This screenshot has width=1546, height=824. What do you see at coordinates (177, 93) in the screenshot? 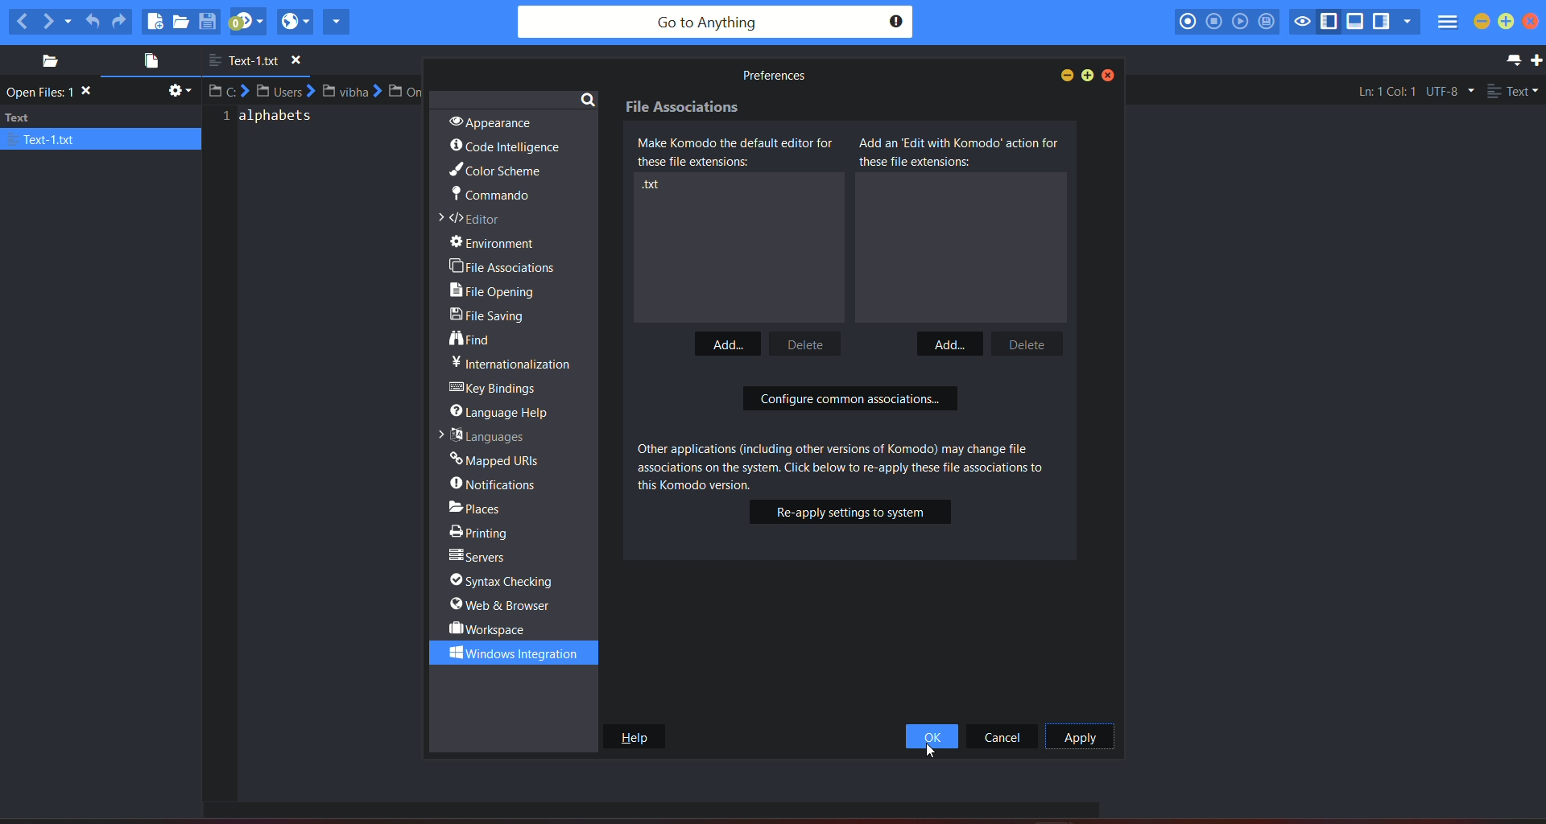
I see `settings` at bounding box center [177, 93].